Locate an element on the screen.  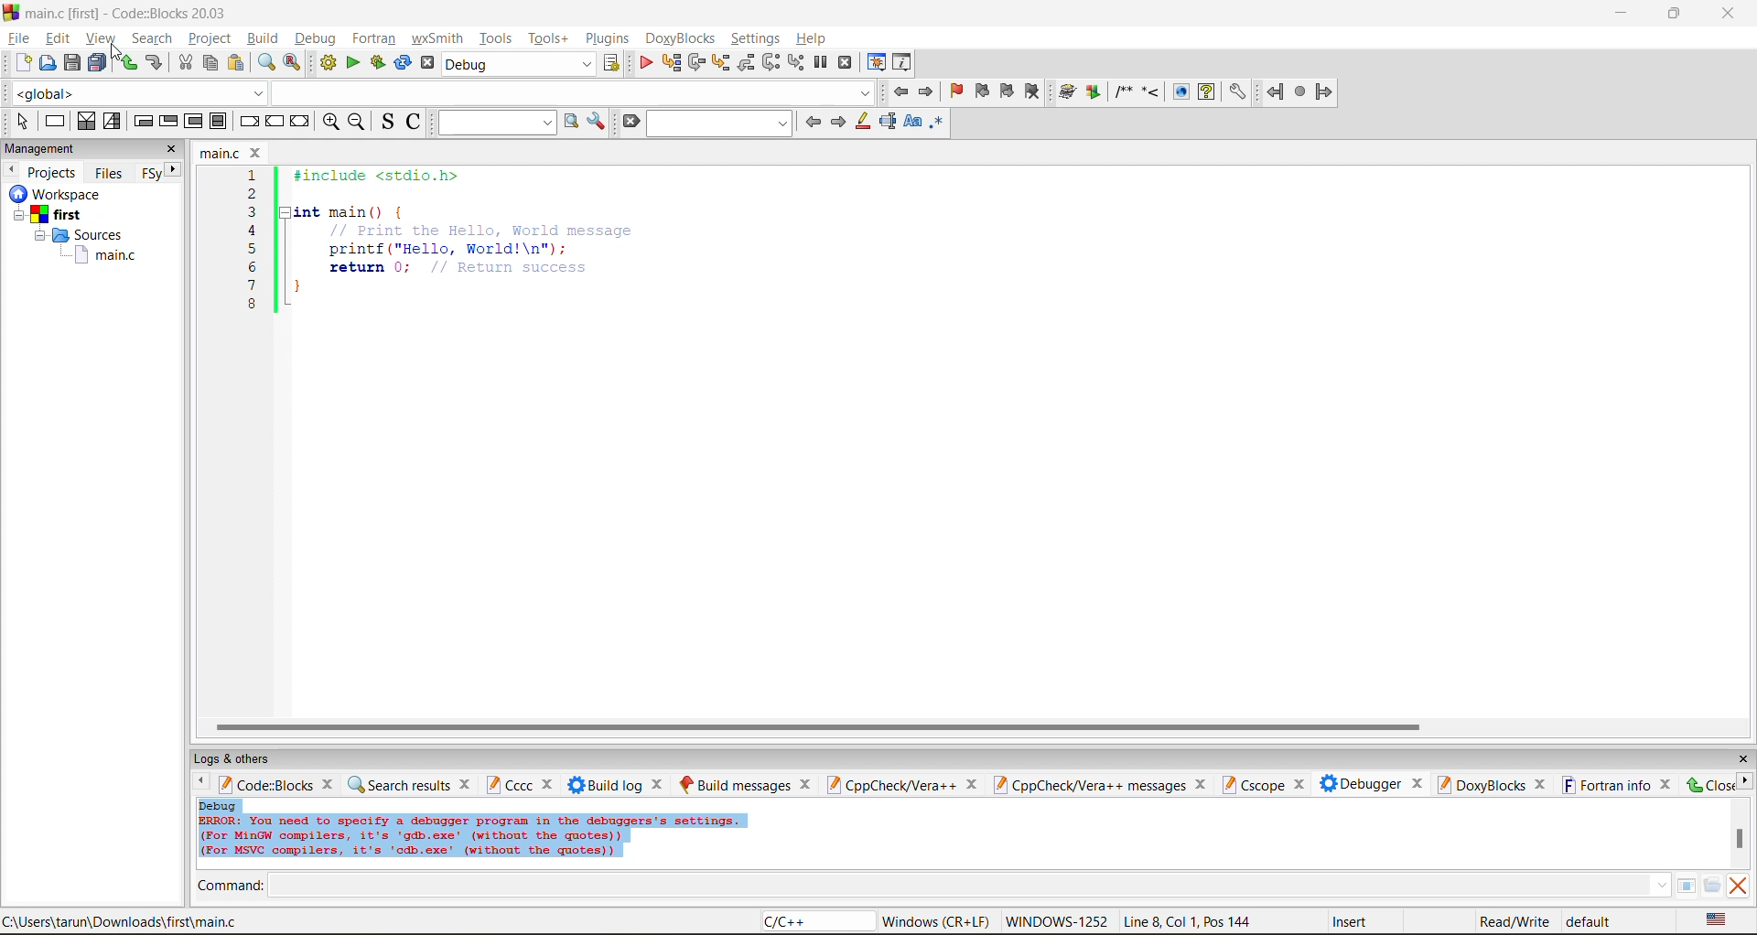
exit condition loop is located at coordinates (169, 122).